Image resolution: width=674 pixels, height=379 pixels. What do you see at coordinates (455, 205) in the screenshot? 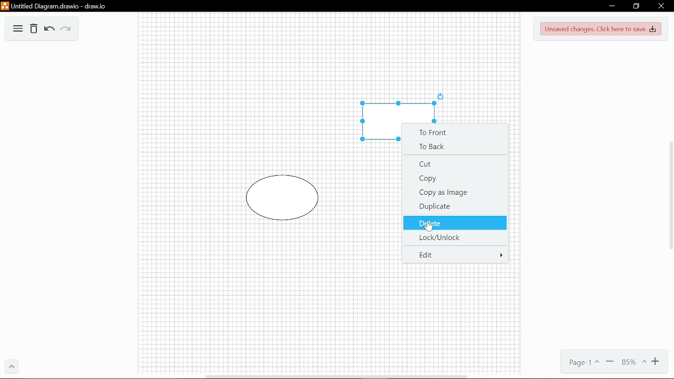
I see `Duplicate` at bounding box center [455, 205].